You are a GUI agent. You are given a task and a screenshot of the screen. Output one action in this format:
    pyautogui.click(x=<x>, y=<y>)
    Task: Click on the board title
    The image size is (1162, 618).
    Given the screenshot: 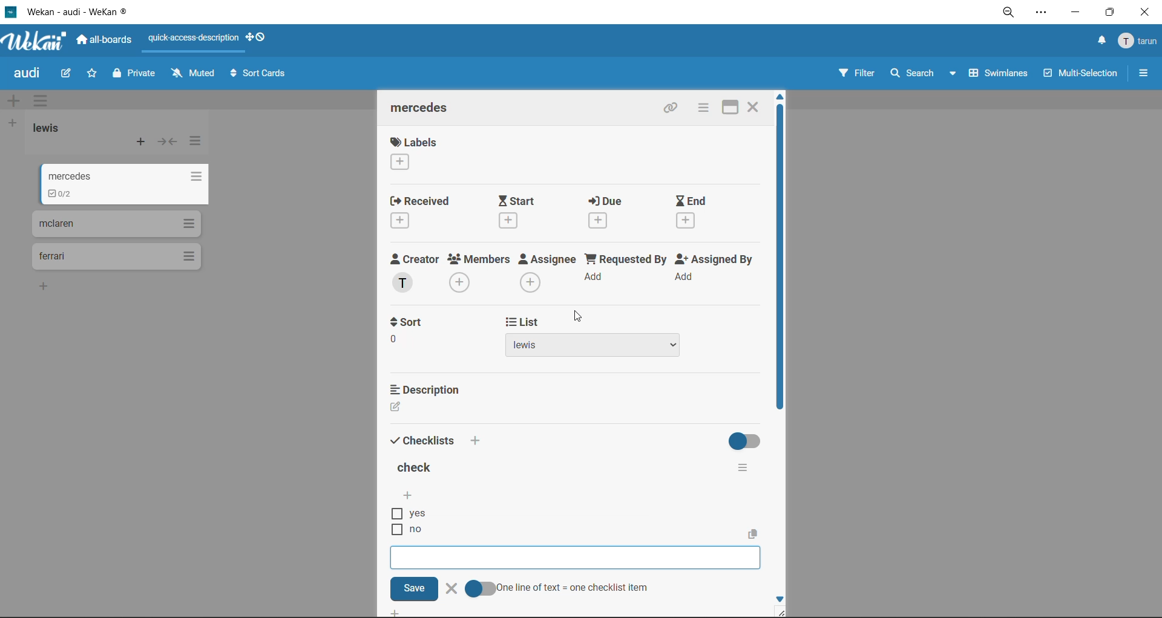 What is the action you would take?
    pyautogui.click(x=30, y=74)
    